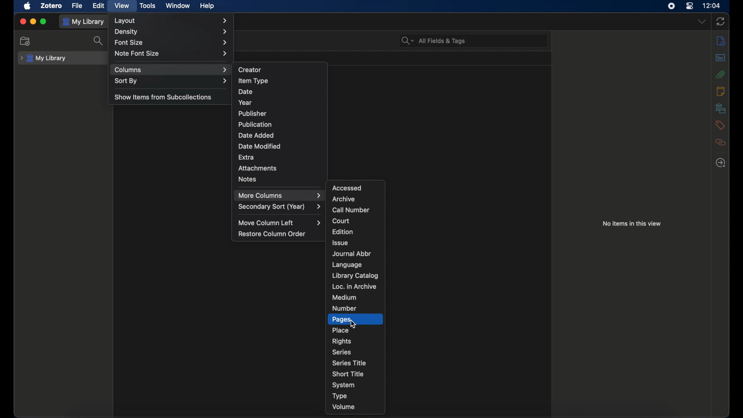 The width and height of the screenshot is (743, 418). I want to click on publisher, so click(253, 113).